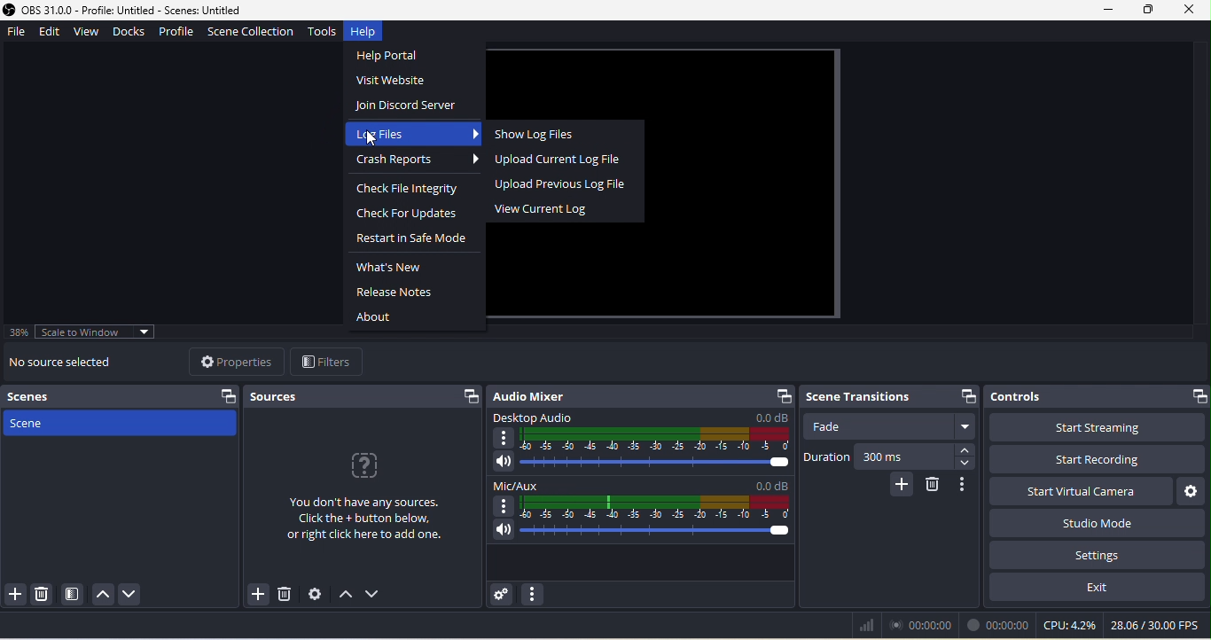 The width and height of the screenshot is (1211, 640). I want to click on volume, so click(637, 464).